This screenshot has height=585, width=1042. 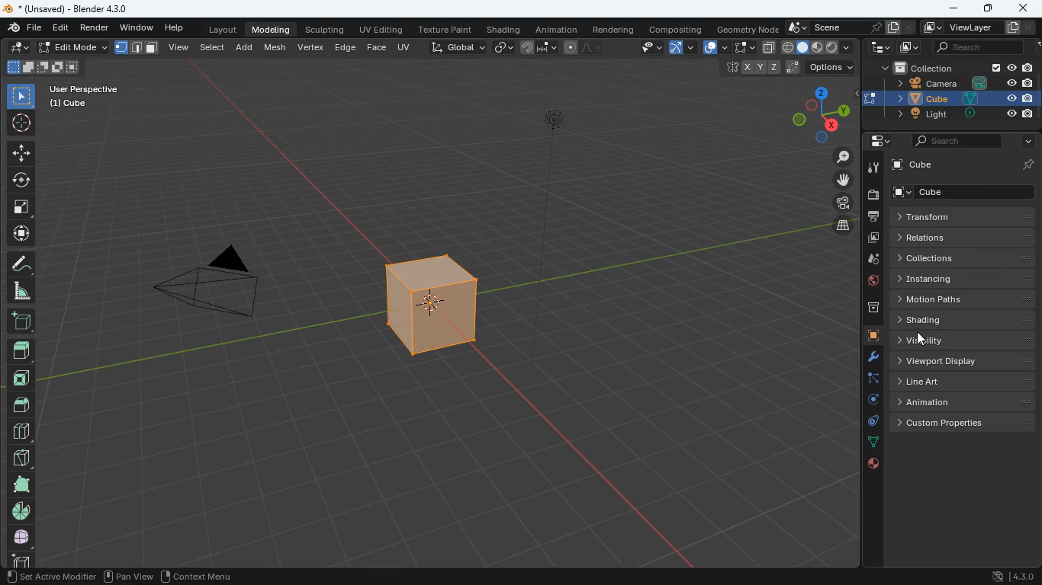 What do you see at coordinates (964, 339) in the screenshot?
I see `visibility` at bounding box center [964, 339].